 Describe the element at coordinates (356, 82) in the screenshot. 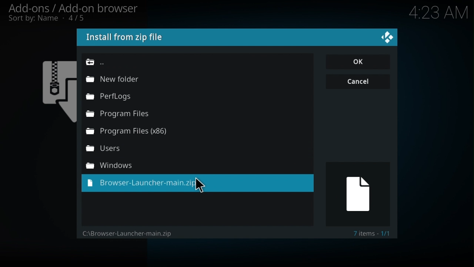

I see `cancel` at that location.